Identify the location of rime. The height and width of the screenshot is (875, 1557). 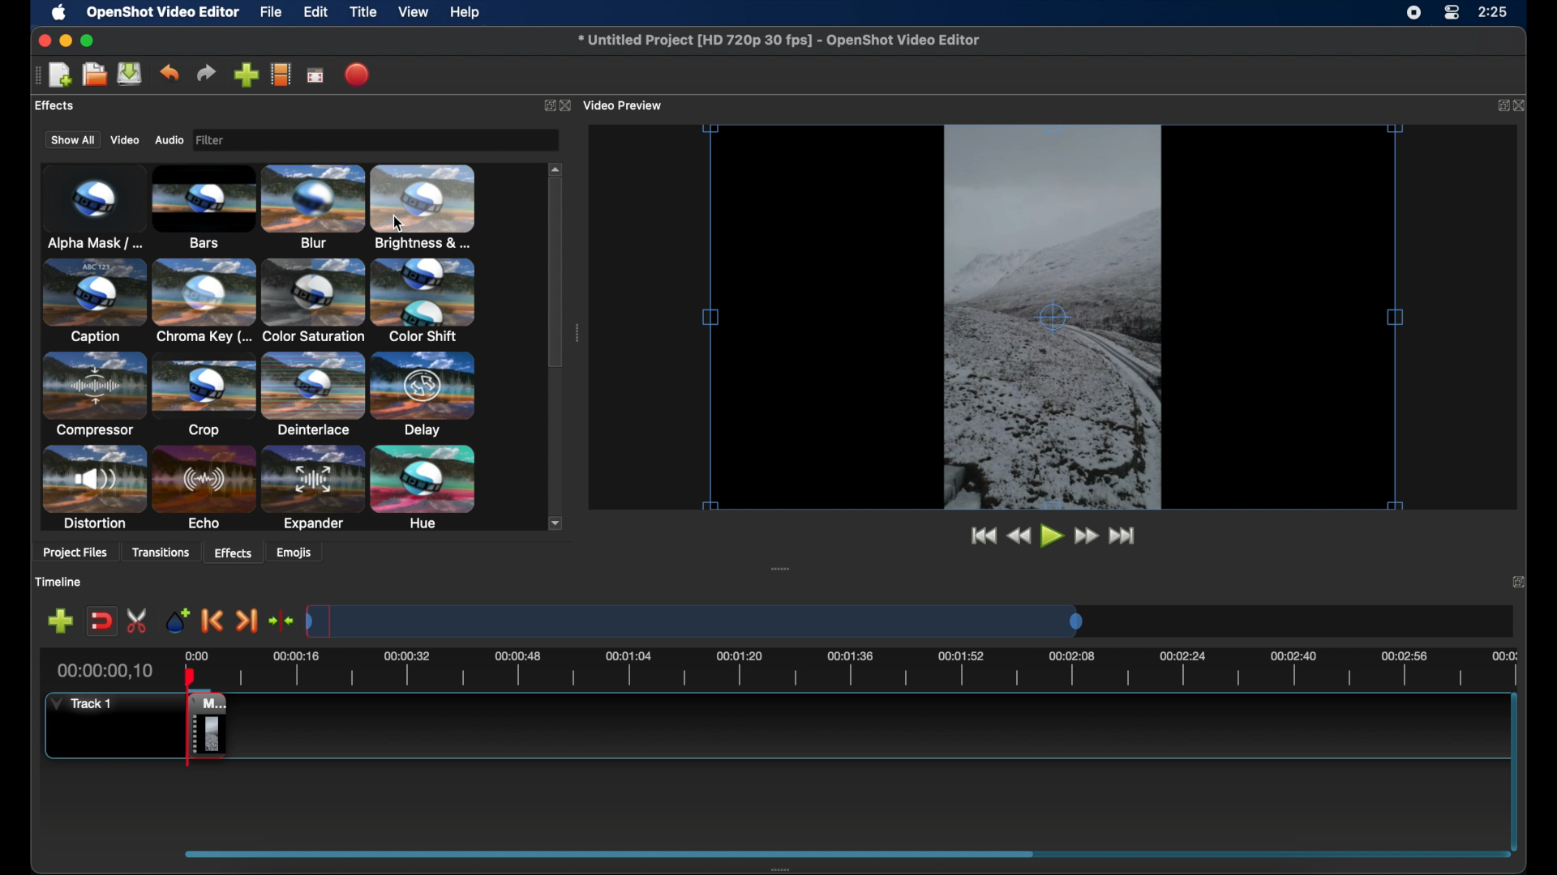
(1494, 14).